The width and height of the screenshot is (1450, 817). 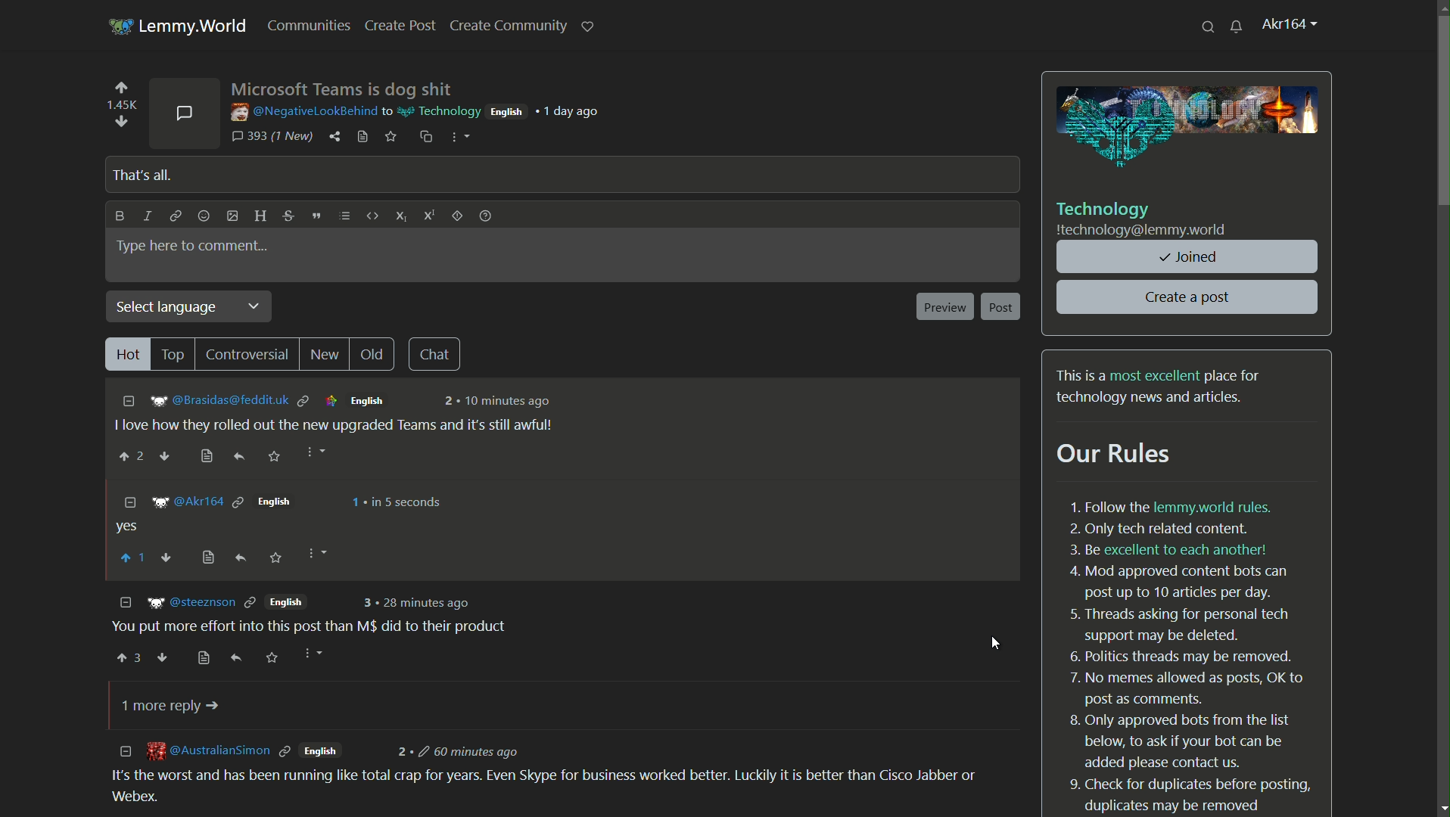 I want to click on quote, so click(x=316, y=216).